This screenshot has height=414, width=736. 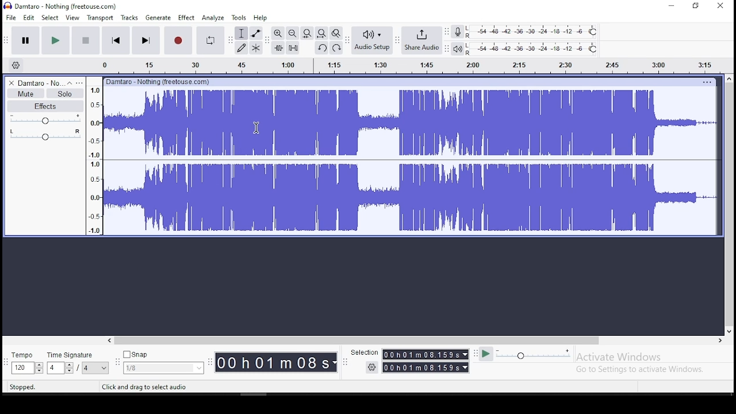 I want to click on 00 h01 mO08s, so click(x=272, y=363).